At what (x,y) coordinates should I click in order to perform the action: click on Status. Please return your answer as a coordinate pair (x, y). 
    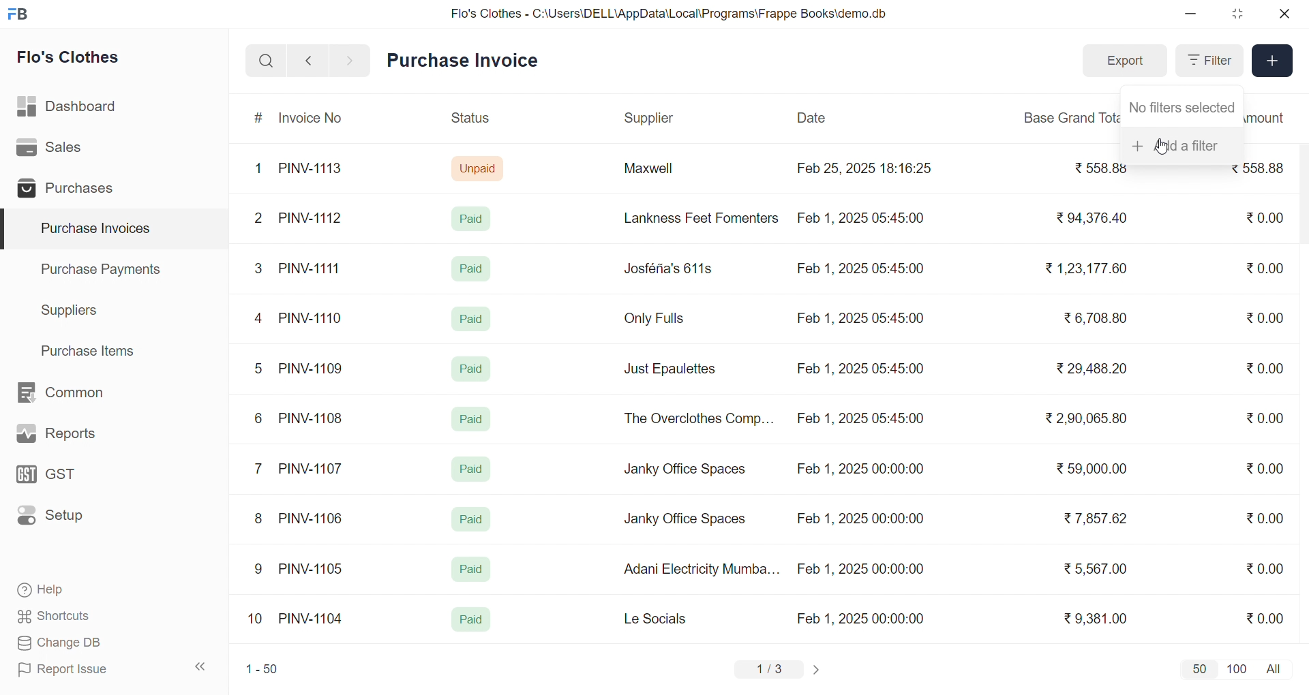
    Looking at the image, I should click on (469, 120).